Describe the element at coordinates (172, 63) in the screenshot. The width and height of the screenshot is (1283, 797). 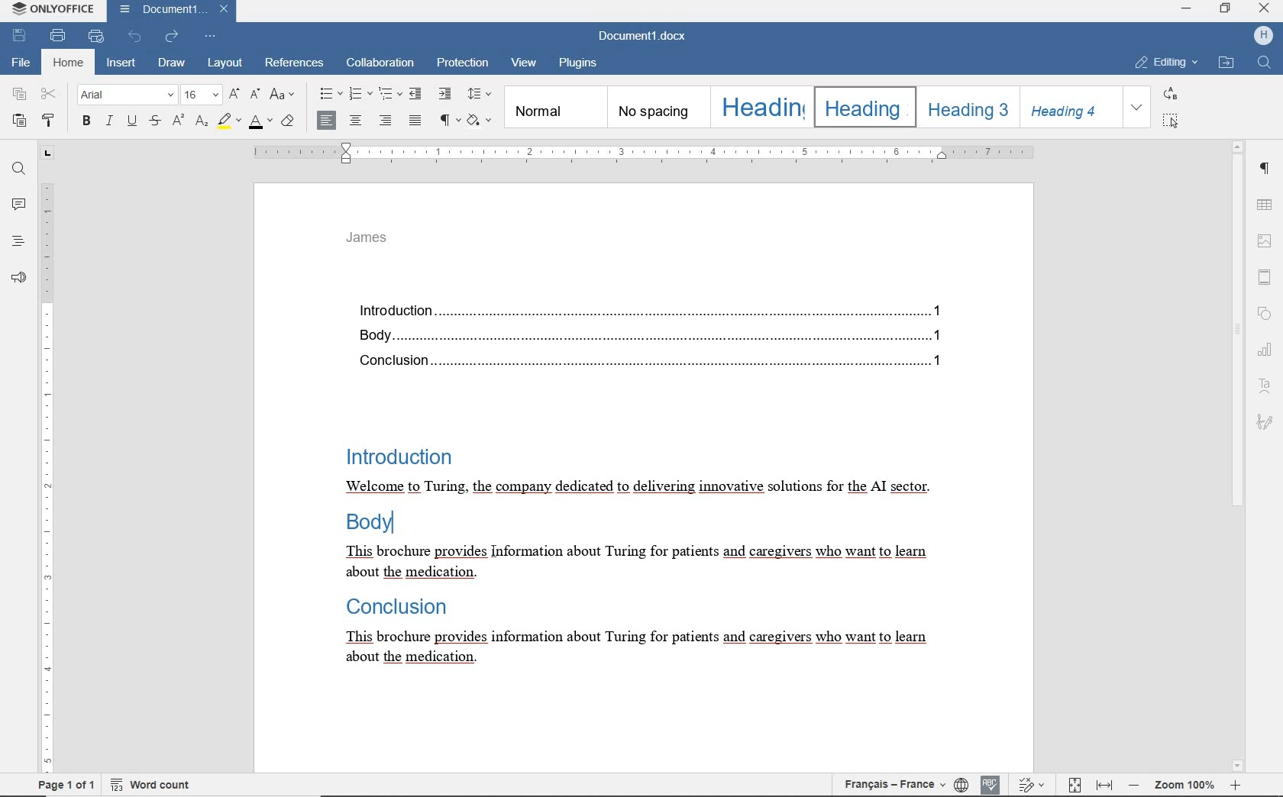
I see `DRAW` at that location.